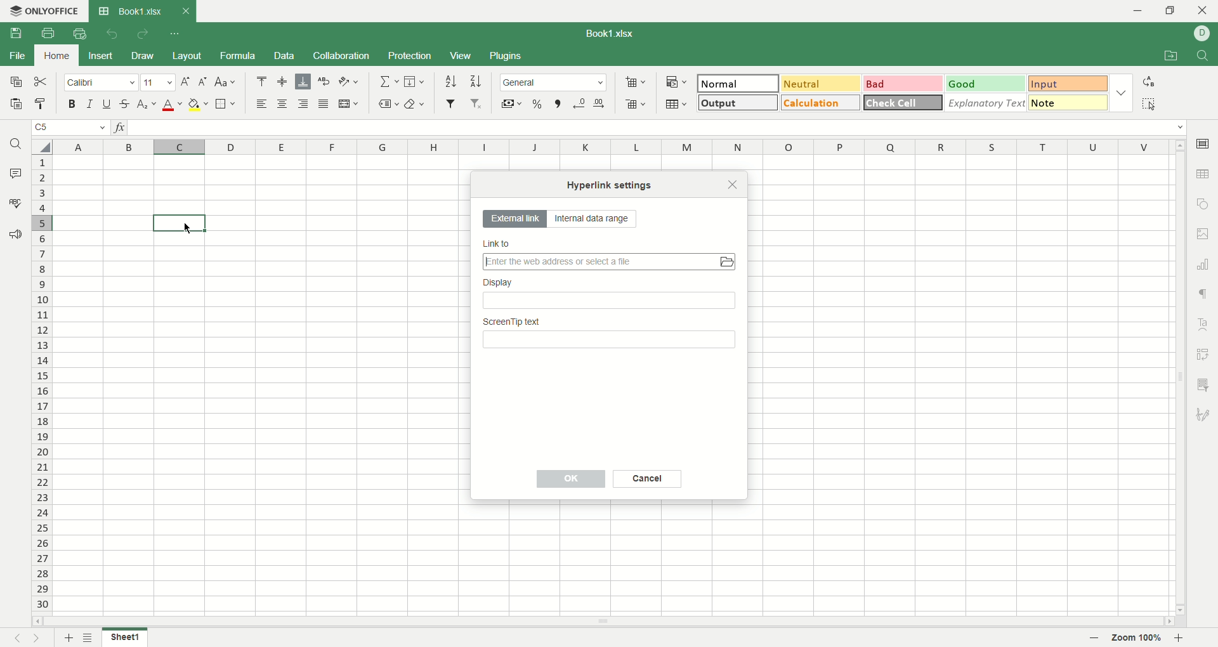  I want to click on cut, so click(43, 82).